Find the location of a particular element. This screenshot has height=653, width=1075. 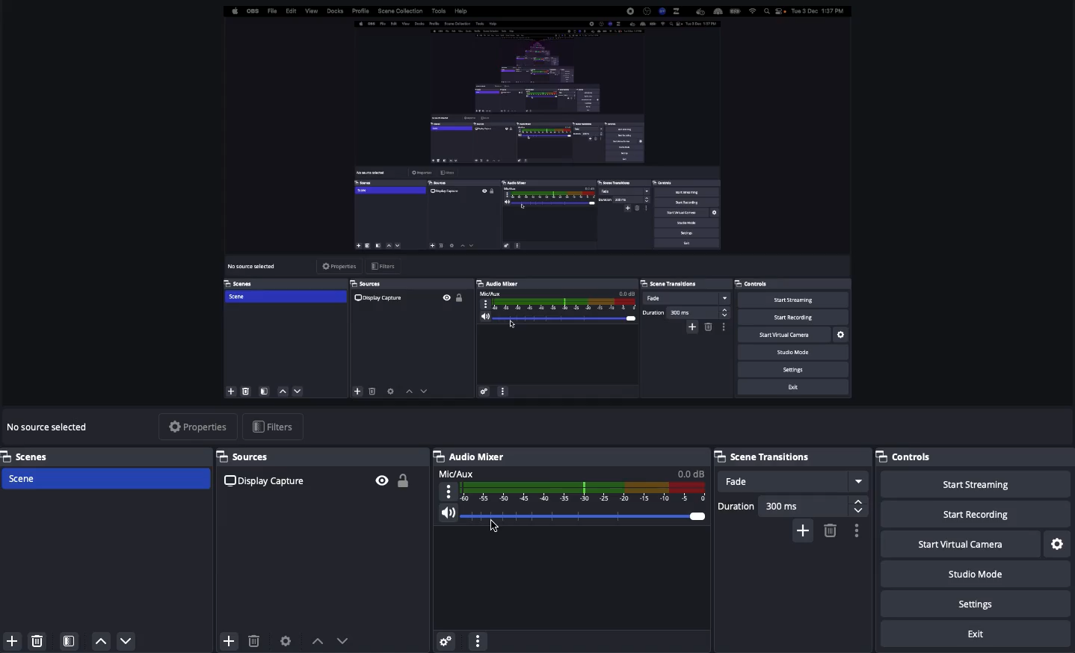

Start recording is located at coordinates (976, 516).